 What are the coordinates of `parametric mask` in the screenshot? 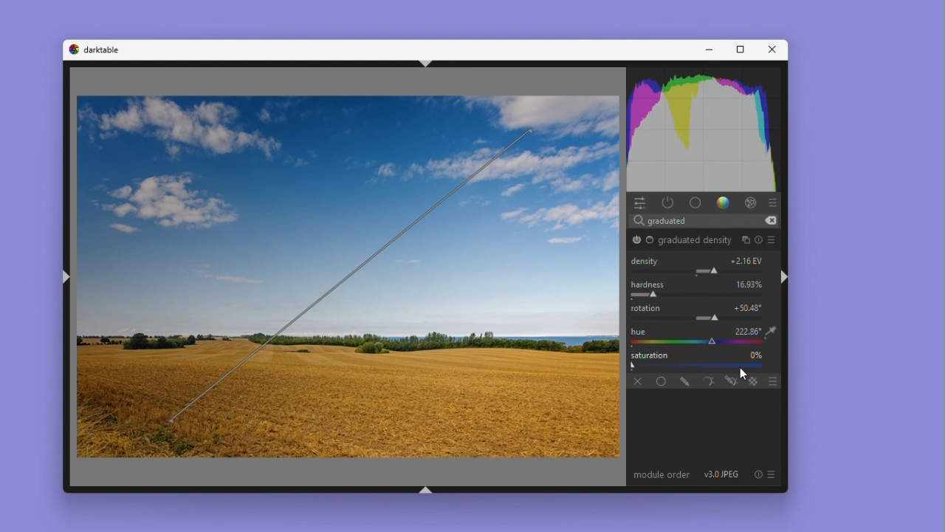 It's located at (706, 379).